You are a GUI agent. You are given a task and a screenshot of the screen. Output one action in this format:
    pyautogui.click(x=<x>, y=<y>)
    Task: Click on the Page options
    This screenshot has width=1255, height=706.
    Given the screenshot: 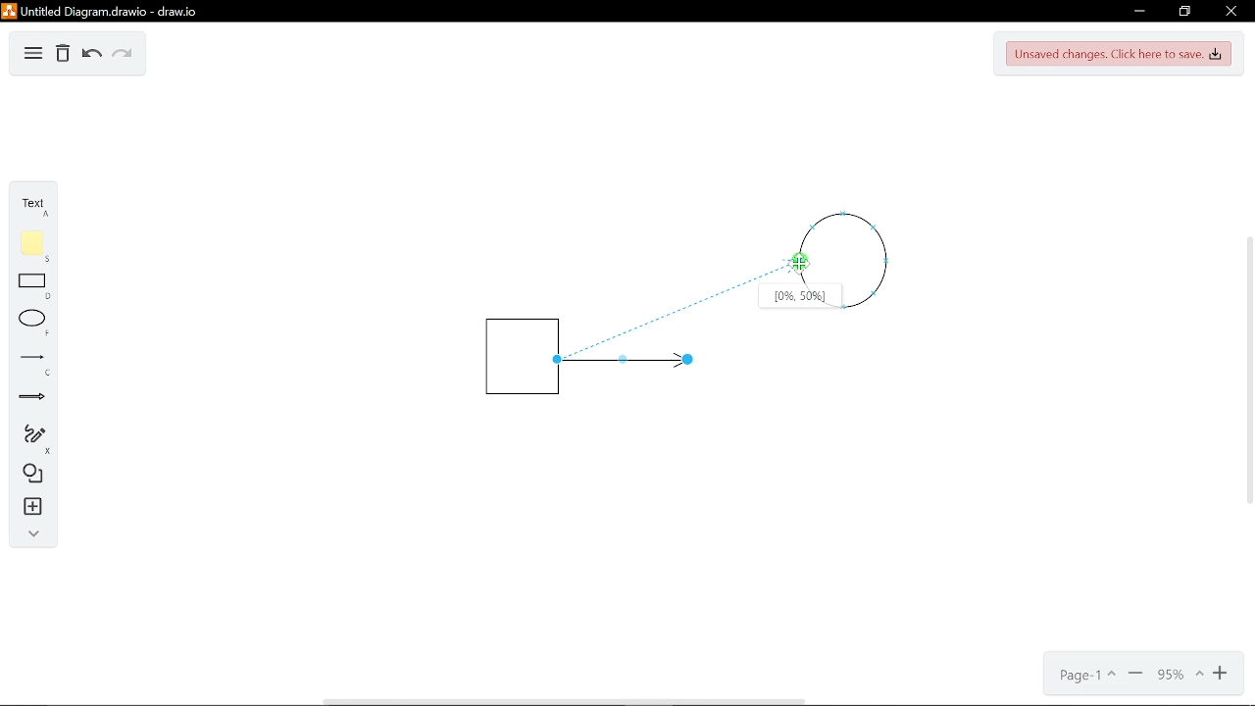 What is the action you would take?
    pyautogui.click(x=1086, y=675)
    